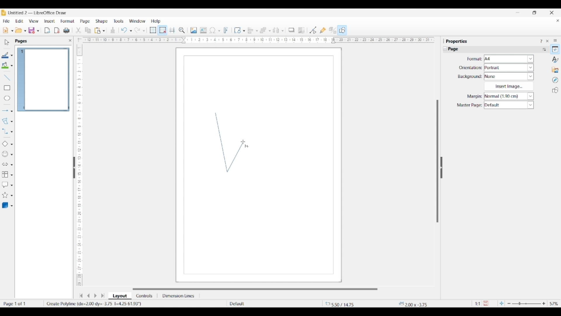 This screenshot has height=316, width=561. What do you see at coordinates (557, 21) in the screenshot?
I see `Close current document ` at bounding box center [557, 21].